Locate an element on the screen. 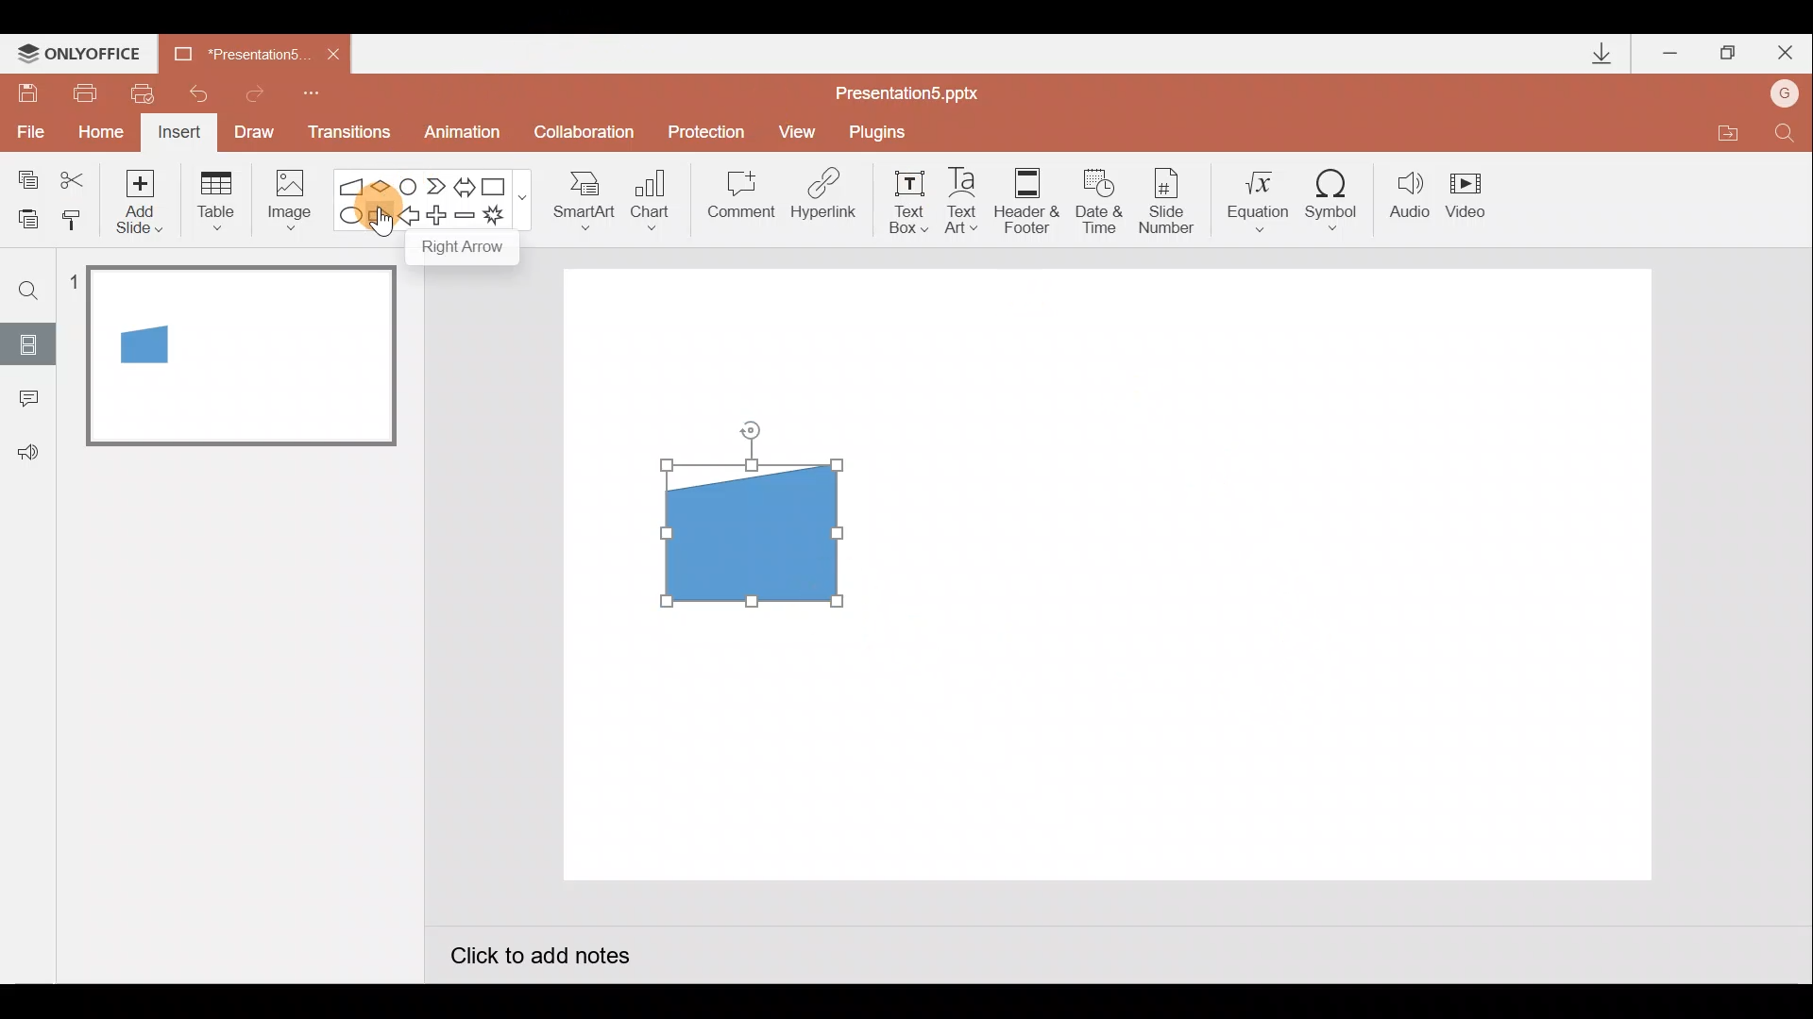 This screenshot has width=1813, height=1019. Text Art is located at coordinates (967, 200).